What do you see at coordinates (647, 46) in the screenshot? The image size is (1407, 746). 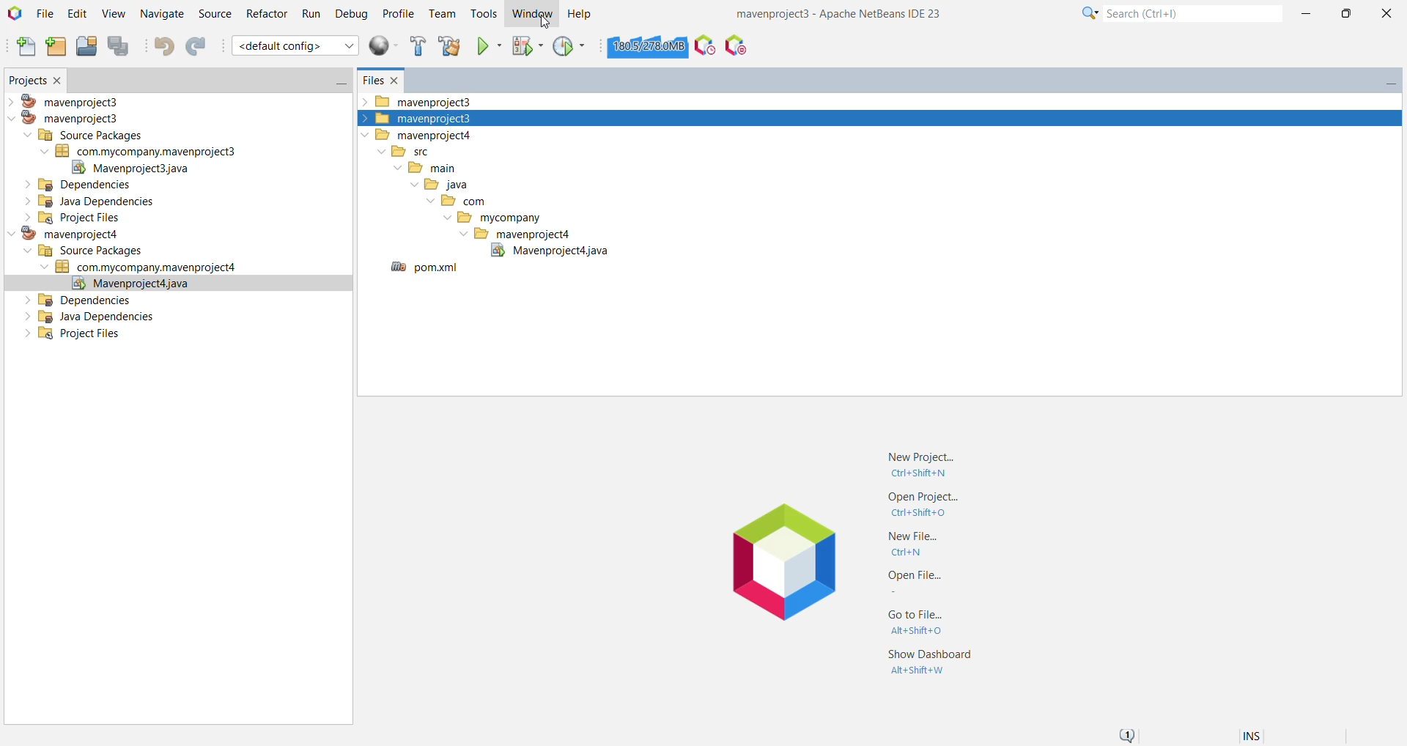 I see `Click to force garbage collection` at bounding box center [647, 46].